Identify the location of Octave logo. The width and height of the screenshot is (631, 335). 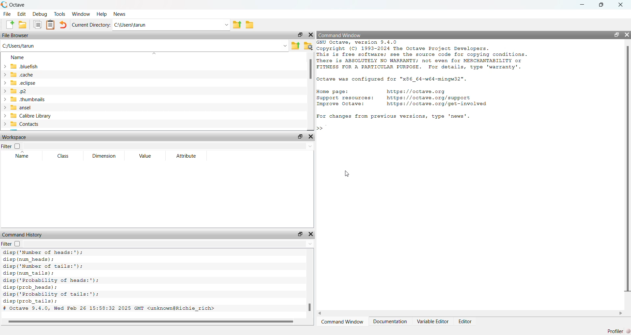
(4, 5).